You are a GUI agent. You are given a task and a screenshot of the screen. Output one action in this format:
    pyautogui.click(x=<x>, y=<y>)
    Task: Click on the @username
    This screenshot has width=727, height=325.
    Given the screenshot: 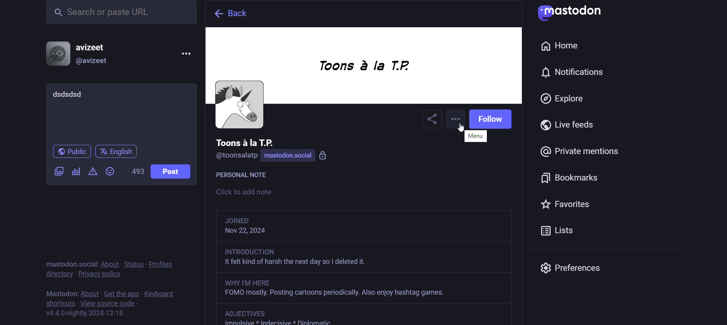 What is the action you would take?
    pyautogui.click(x=236, y=158)
    